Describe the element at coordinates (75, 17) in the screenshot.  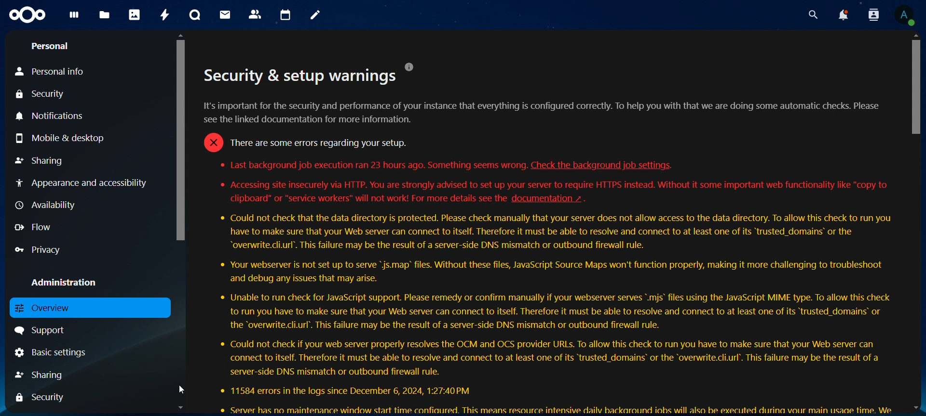
I see `dashboard` at that location.